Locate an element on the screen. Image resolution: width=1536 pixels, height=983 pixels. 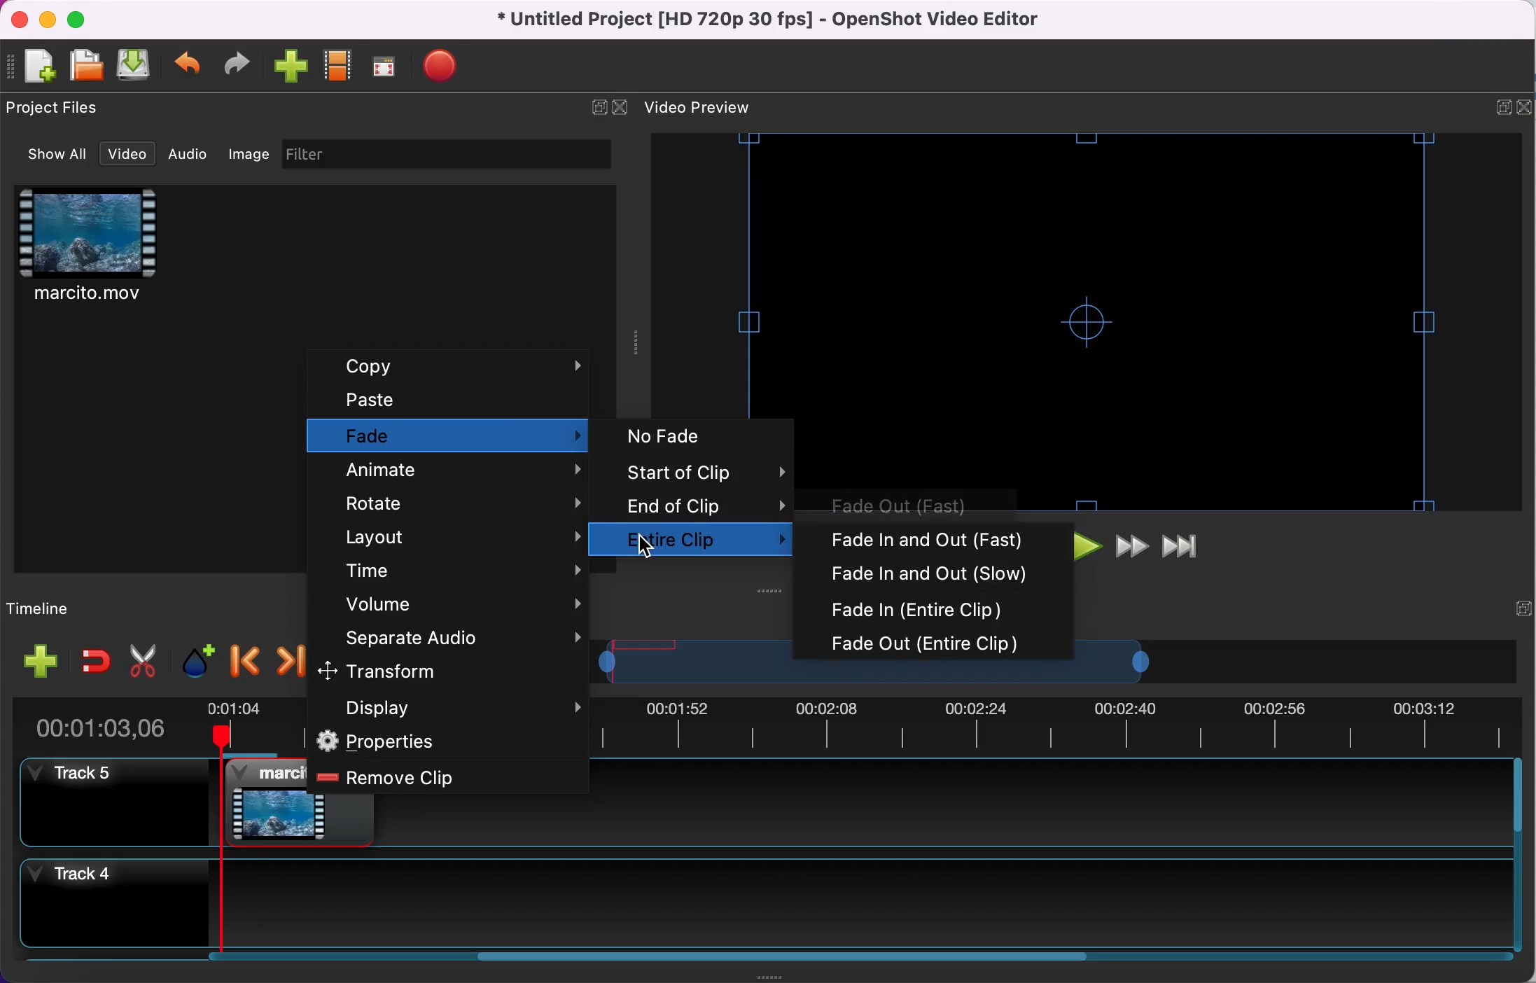
audio is located at coordinates (187, 152).